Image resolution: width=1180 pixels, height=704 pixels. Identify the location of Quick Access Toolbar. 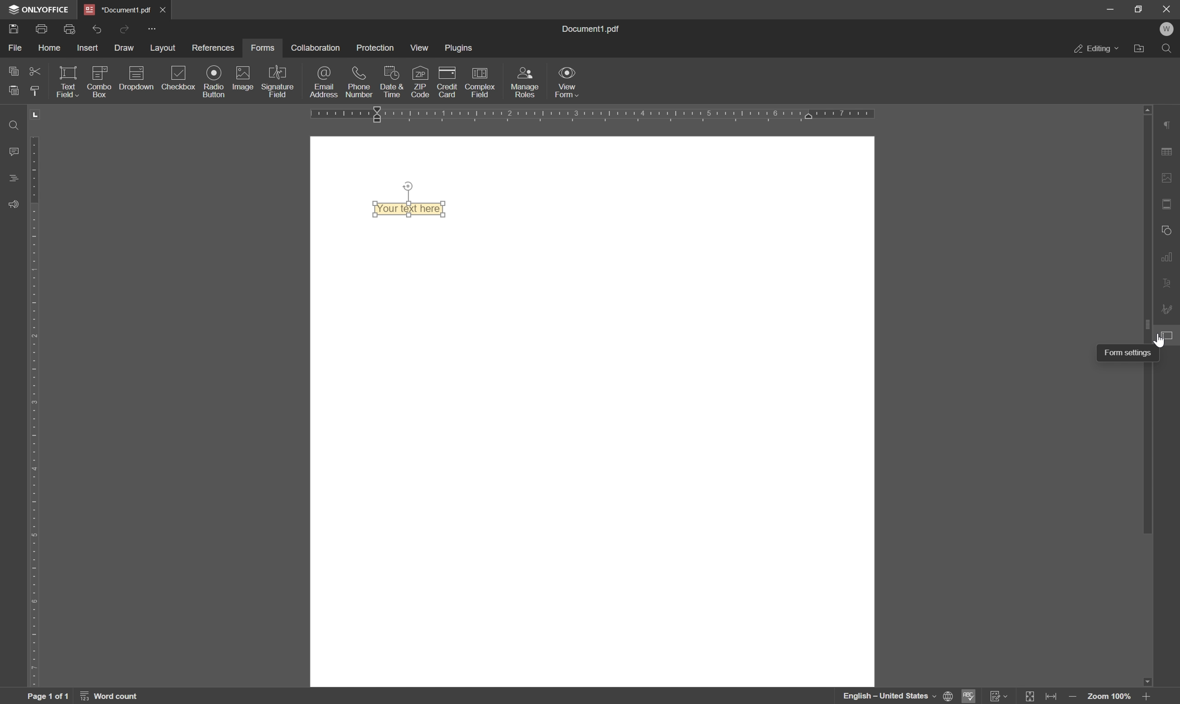
(152, 28).